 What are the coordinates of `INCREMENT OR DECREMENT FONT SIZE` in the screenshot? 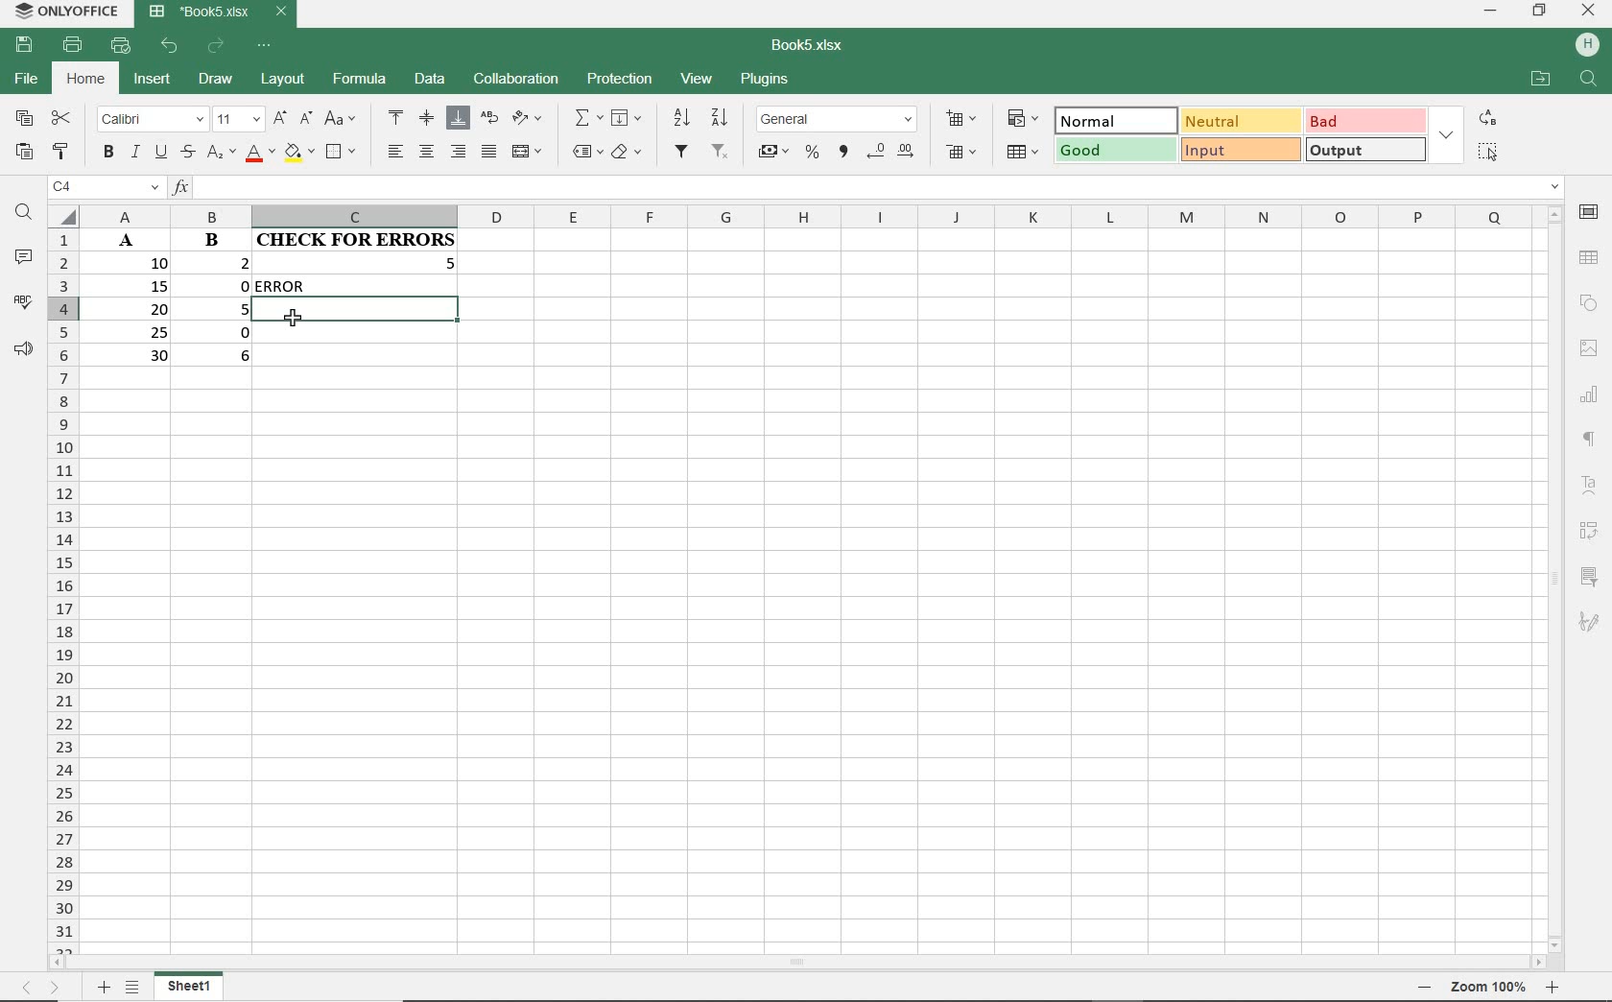 It's located at (292, 120).